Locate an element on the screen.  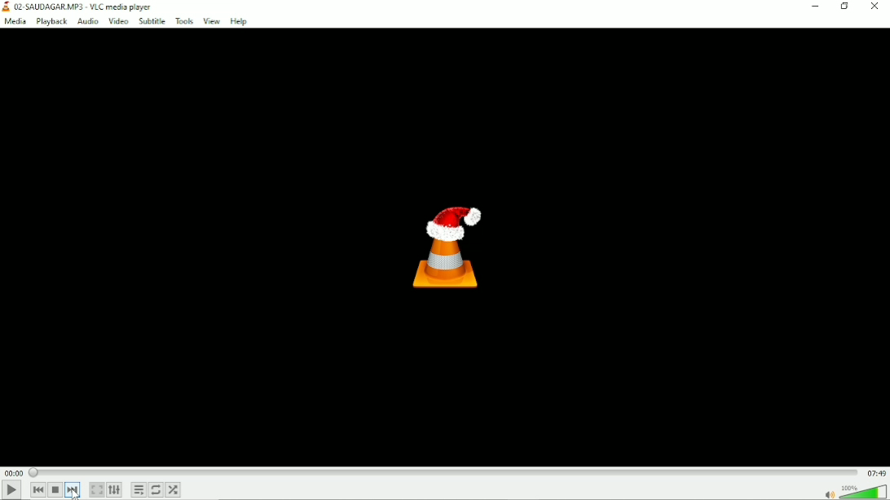
Click to toggle between loop all, loop one and no loop is located at coordinates (155, 489).